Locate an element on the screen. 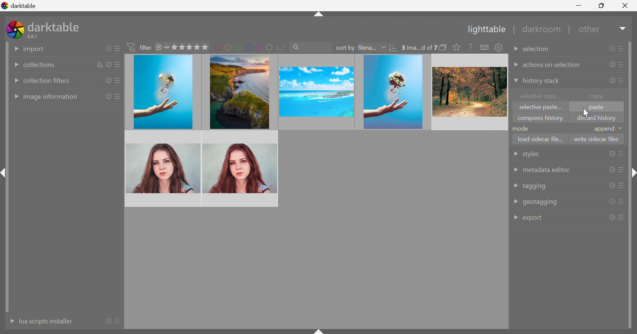 This screenshot has width=637, height=334. collections is located at coordinates (38, 65).